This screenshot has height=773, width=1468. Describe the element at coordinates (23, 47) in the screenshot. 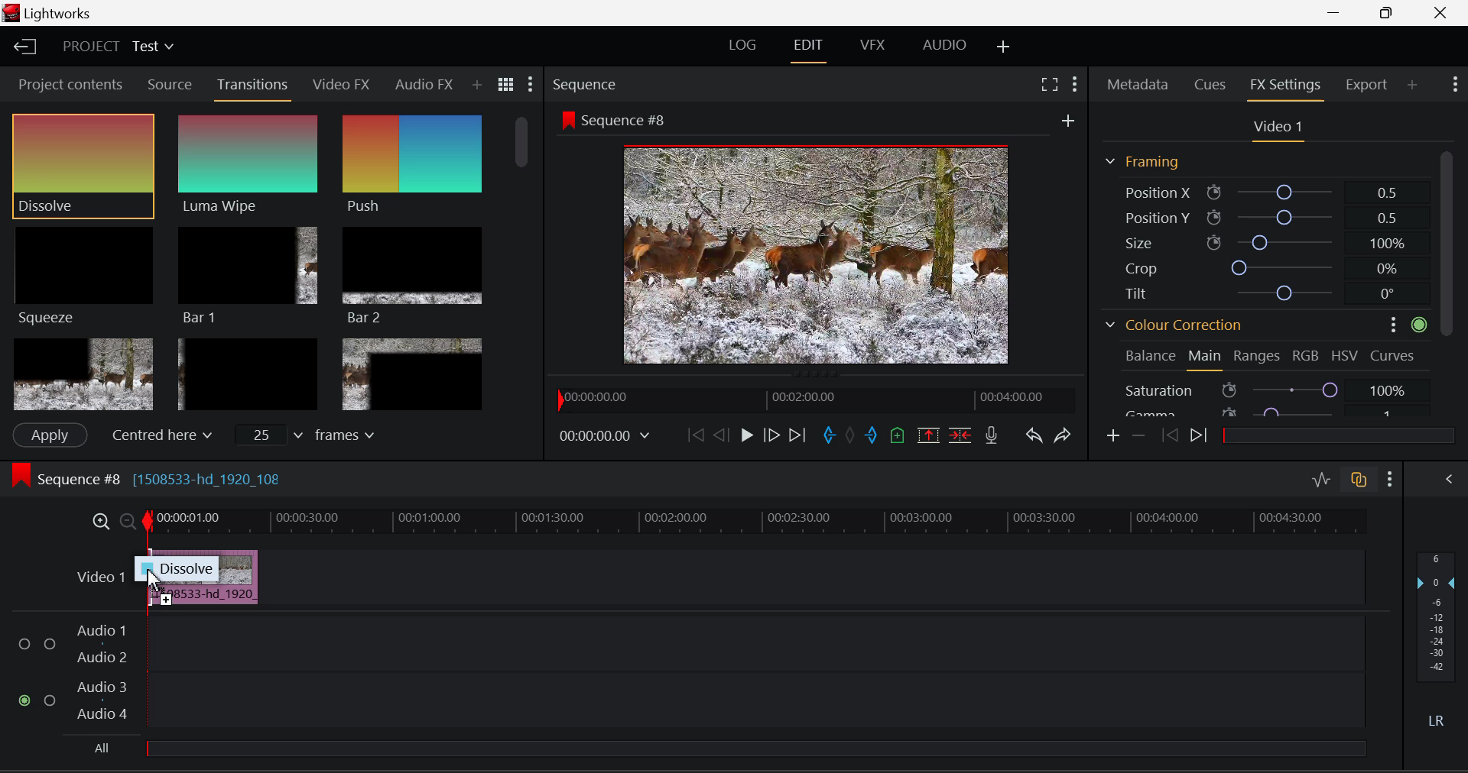

I see `Back to Homepage` at that location.